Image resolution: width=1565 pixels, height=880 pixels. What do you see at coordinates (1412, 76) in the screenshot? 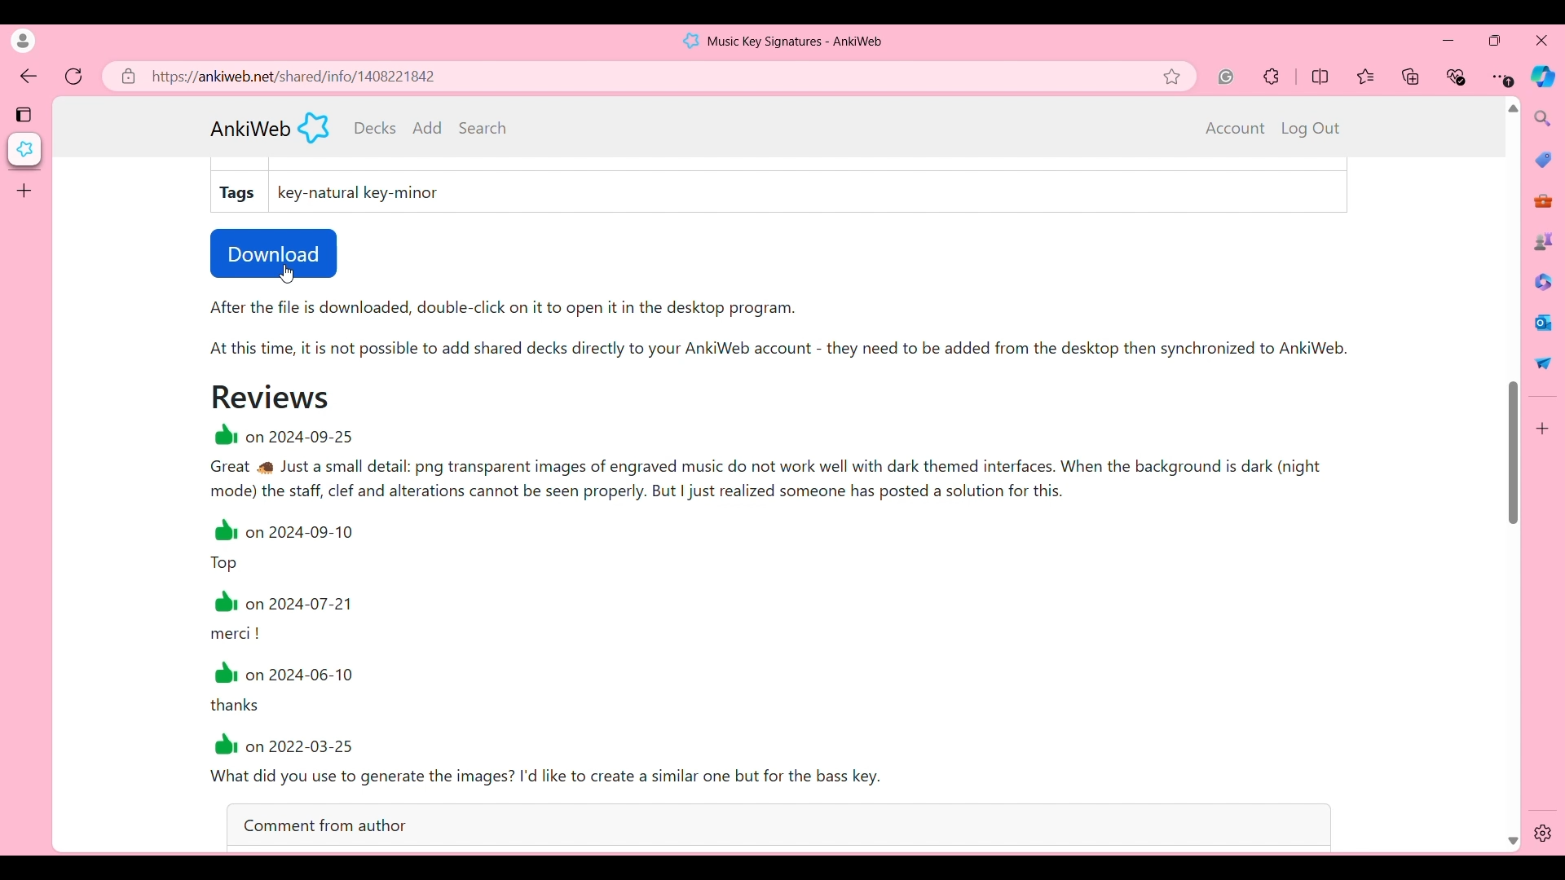
I see `Collections` at bounding box center [1412, 76].